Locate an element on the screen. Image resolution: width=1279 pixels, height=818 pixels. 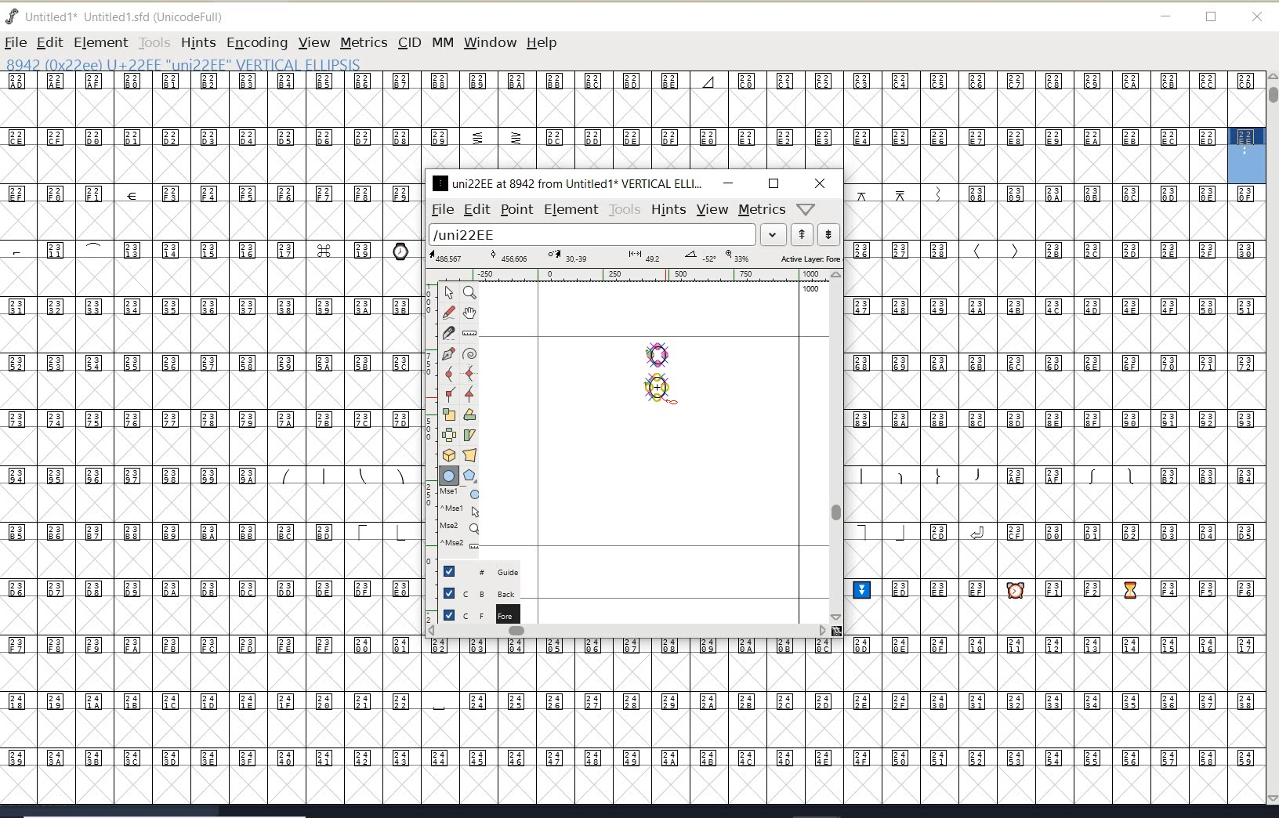
GLYPHY CHARACTERS & NUMBERS is located at coordinates (1056, 494).